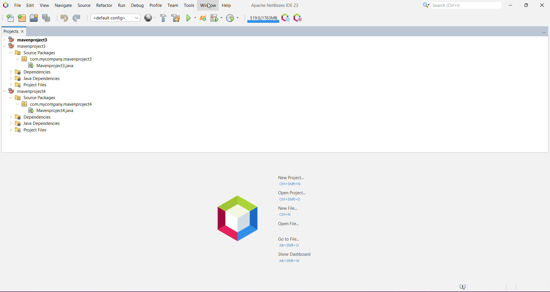 The image size is (550, 292). What do you see at coordinates (33, 53) in the screenshot?
I see `Source Packages` at bounding box center [33, 53].